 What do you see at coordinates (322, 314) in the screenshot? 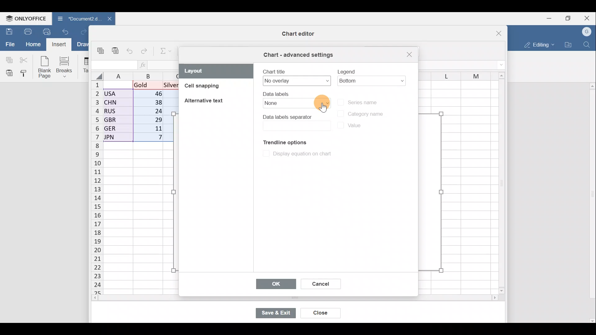
I see `Close` at bounding box center [322, 314].